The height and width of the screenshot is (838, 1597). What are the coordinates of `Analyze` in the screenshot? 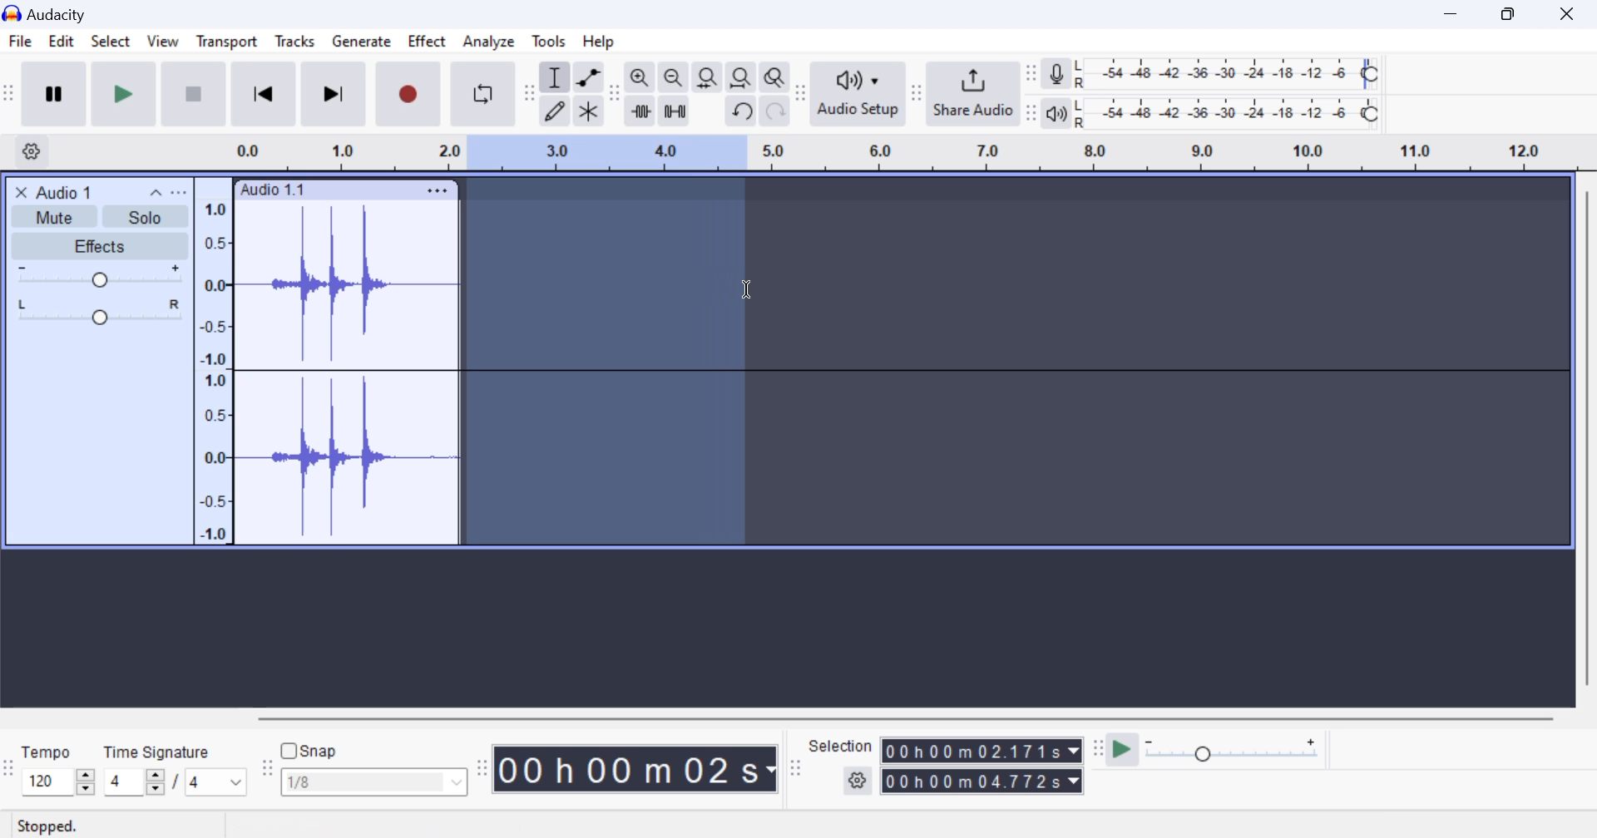 It's located at (489, 42).